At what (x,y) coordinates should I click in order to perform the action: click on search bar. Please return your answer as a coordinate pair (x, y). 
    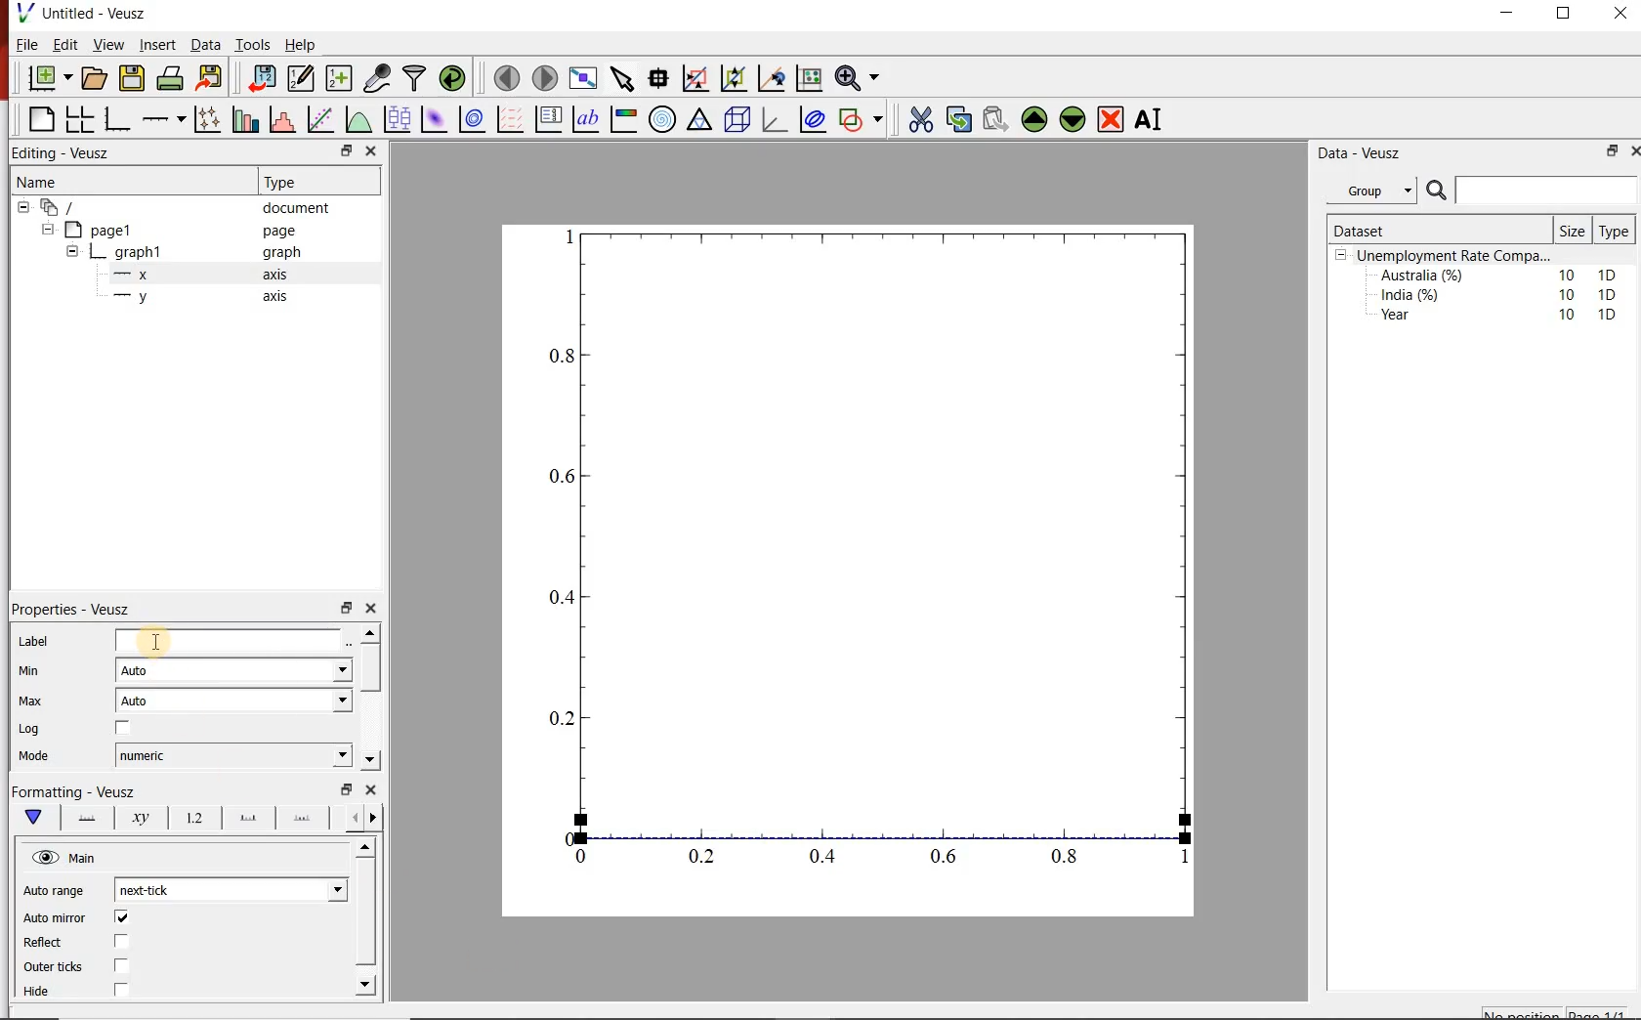
    Looking at the image, I should click on (1530, 191).